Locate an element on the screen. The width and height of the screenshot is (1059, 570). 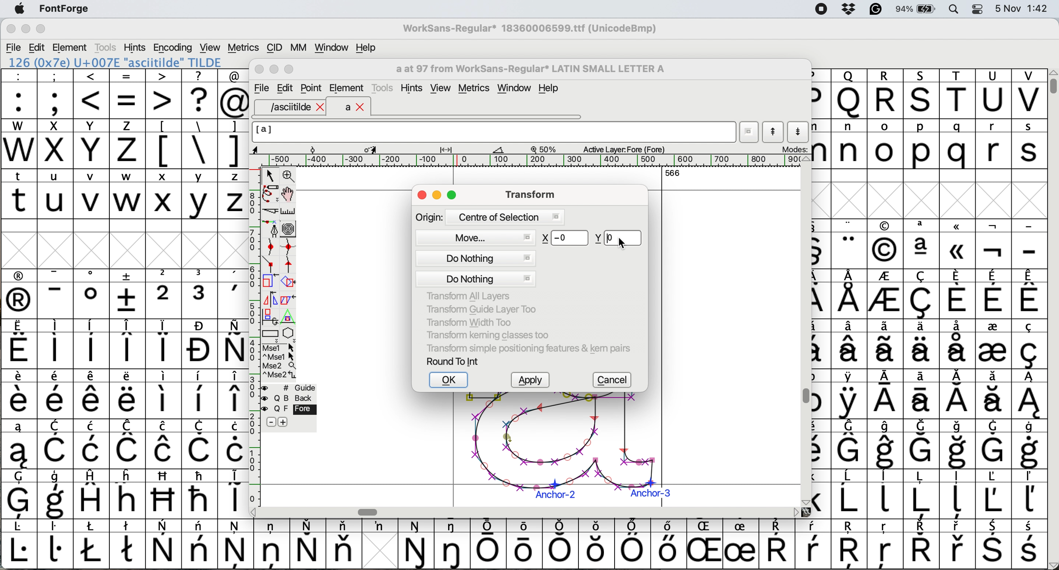
file is located at coordinates (14, 48).